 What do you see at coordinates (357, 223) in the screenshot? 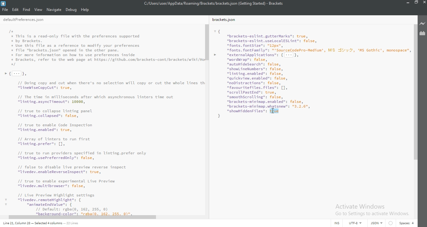
I see `UTF-8` at bounding box center [357, 223].